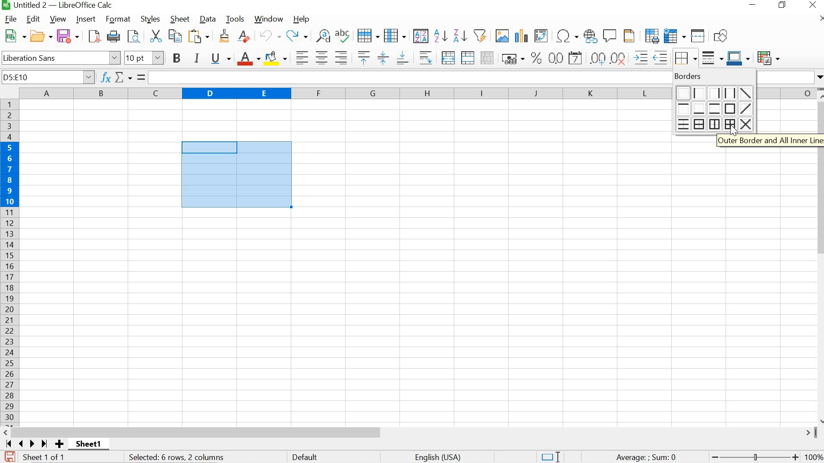 This screenshot has height=463, width=824. I want to click on SPELLING, so click(344, 35).